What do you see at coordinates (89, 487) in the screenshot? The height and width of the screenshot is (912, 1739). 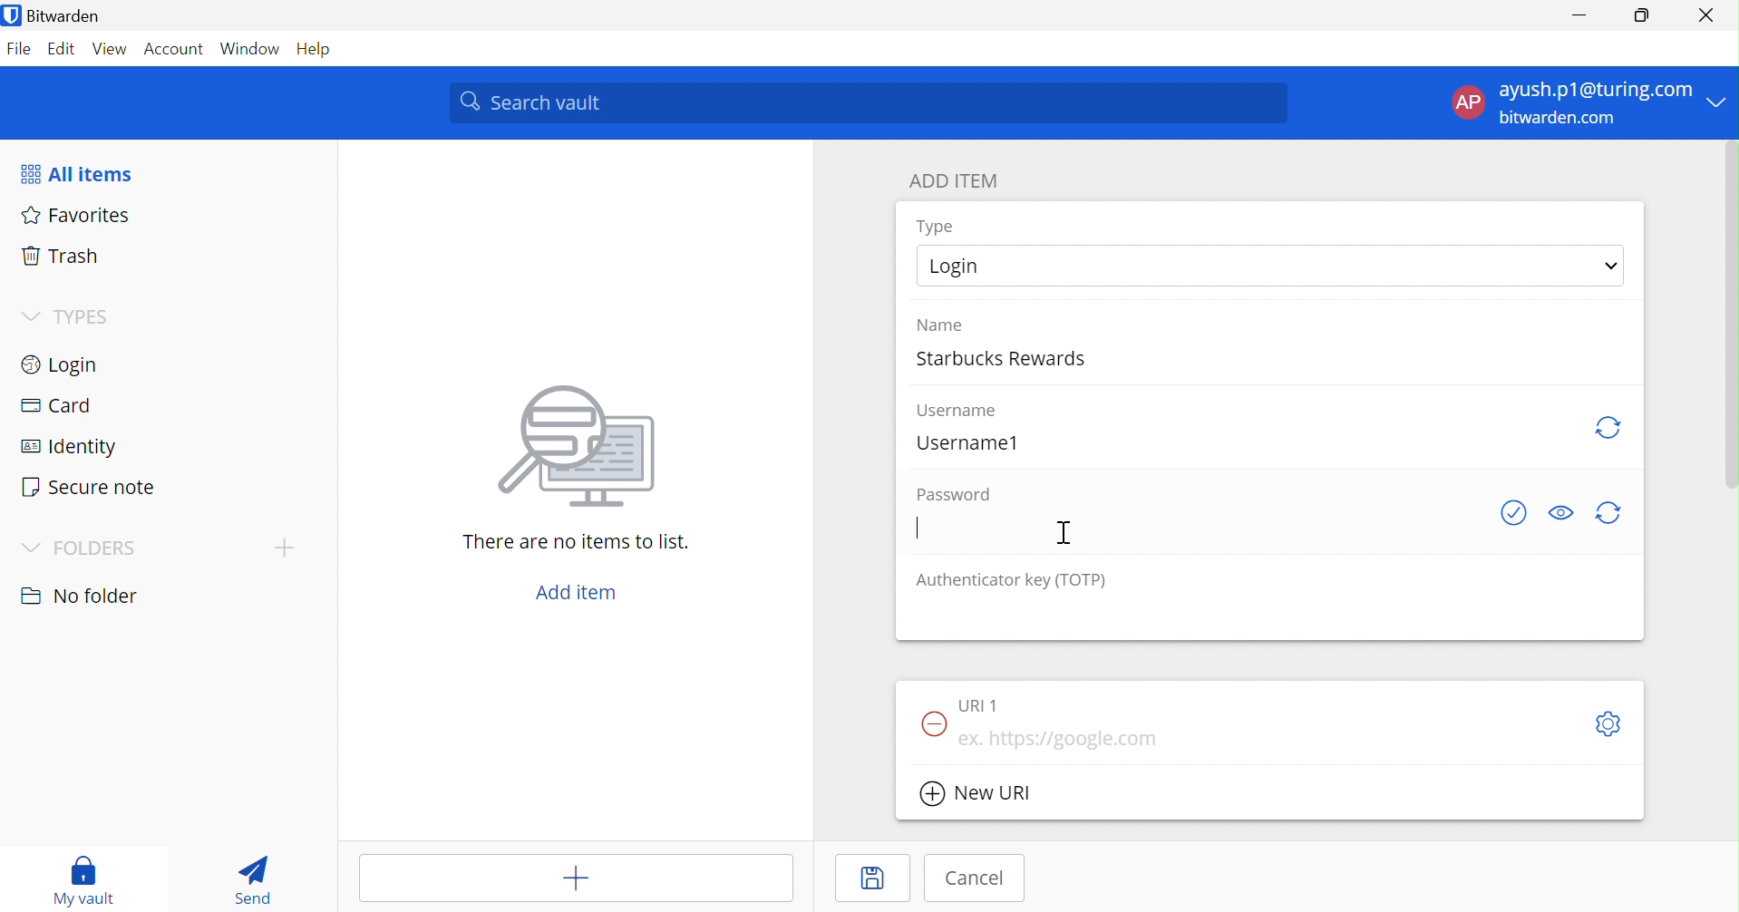 I see `Secure note` at bounding box center [89, 487].